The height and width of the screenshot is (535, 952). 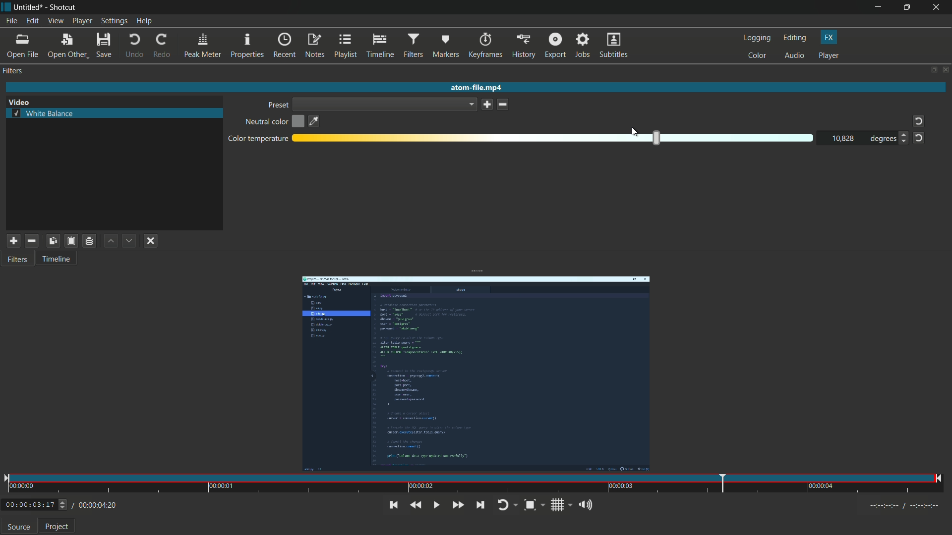 What do you see at coordinates (14, 72) in the screenshot?
I see `filters` at bounding box center [14, 72].